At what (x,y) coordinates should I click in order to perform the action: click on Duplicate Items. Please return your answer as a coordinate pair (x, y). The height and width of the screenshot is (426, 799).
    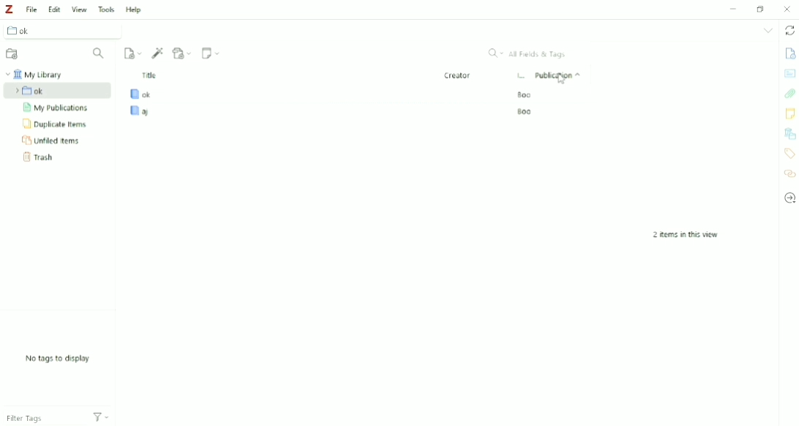
    Looking at the image, I should click on (56, 124).